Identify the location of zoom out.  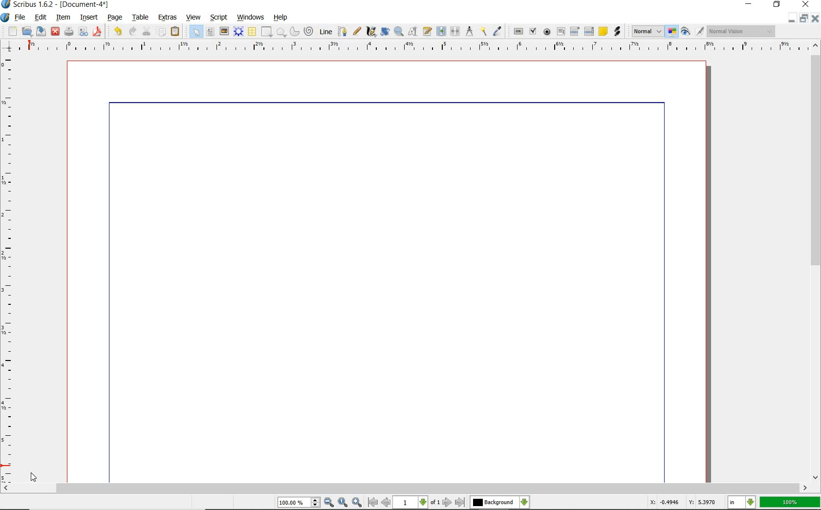
(329, 503).